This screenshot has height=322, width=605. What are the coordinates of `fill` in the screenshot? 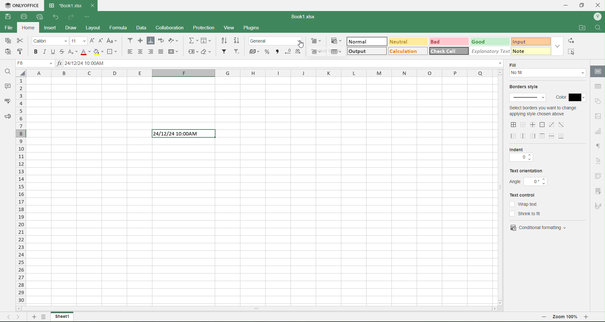 It's located at (515, 65).